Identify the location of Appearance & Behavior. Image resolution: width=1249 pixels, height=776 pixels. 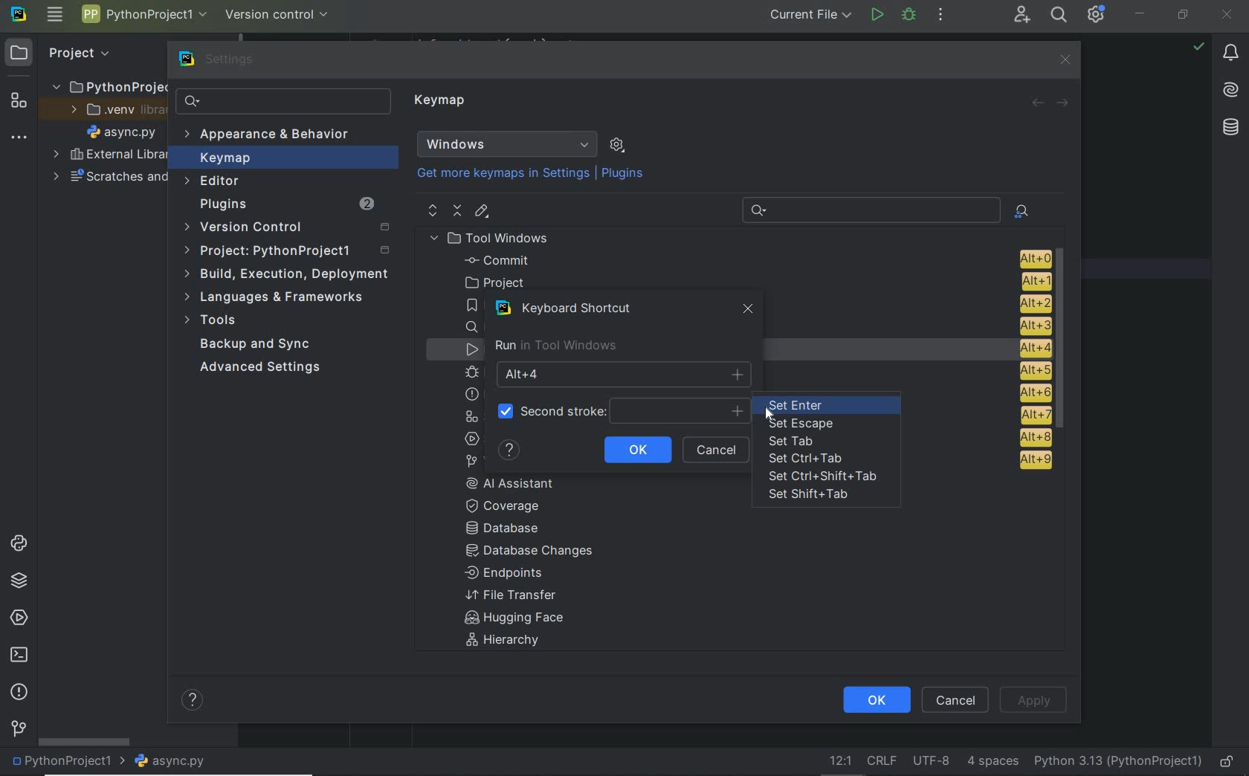
(269, 135).